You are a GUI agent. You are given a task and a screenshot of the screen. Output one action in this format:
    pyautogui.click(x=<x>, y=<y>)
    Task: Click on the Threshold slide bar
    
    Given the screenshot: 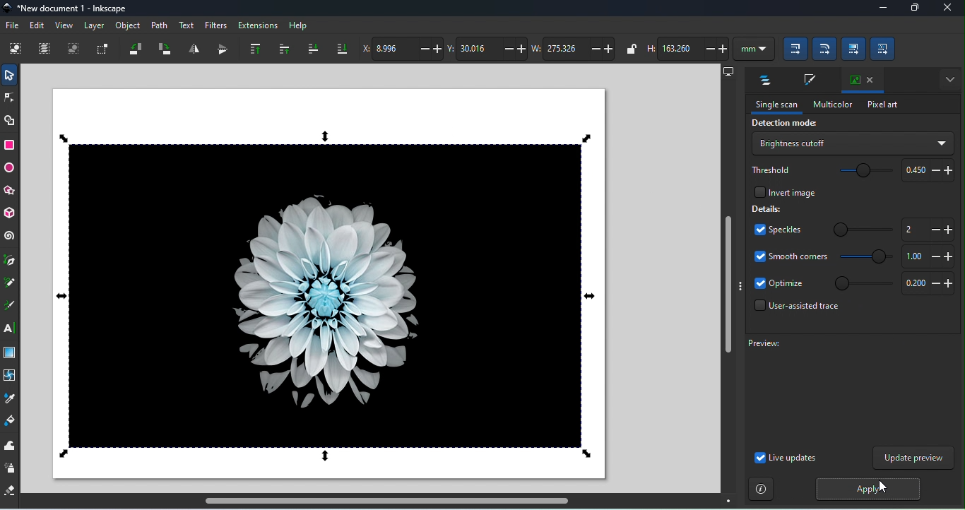 What is the action you would take?
    pyautogui.click(x=861, y=171)
    